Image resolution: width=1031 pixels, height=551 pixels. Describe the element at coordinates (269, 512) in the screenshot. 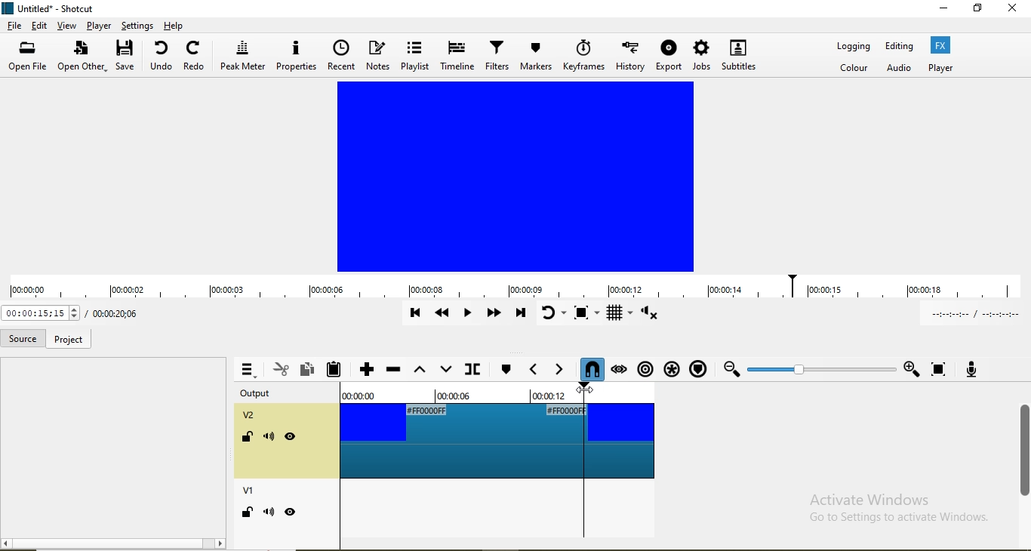

I see `mute` at that location.